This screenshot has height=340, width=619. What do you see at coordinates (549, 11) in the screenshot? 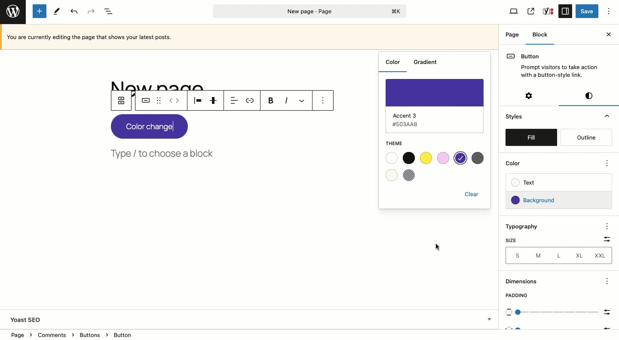
I see `SEO` at bounding box center [549, 11].